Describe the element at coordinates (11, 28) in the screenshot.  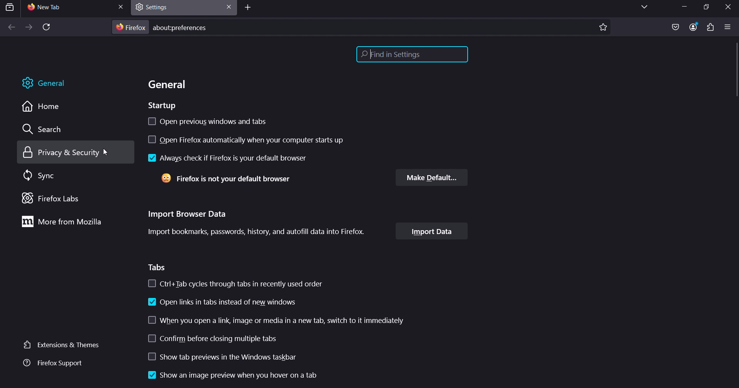
I see `back one page` at that location.